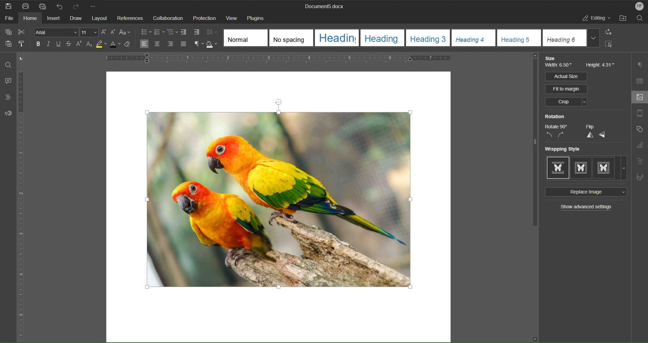 Image resolution: width=648 pixels, height=343 pixels. What do you see at coordinates (8, 65) in the screenshot?
I see `Find` at bounding box center [8, 65].